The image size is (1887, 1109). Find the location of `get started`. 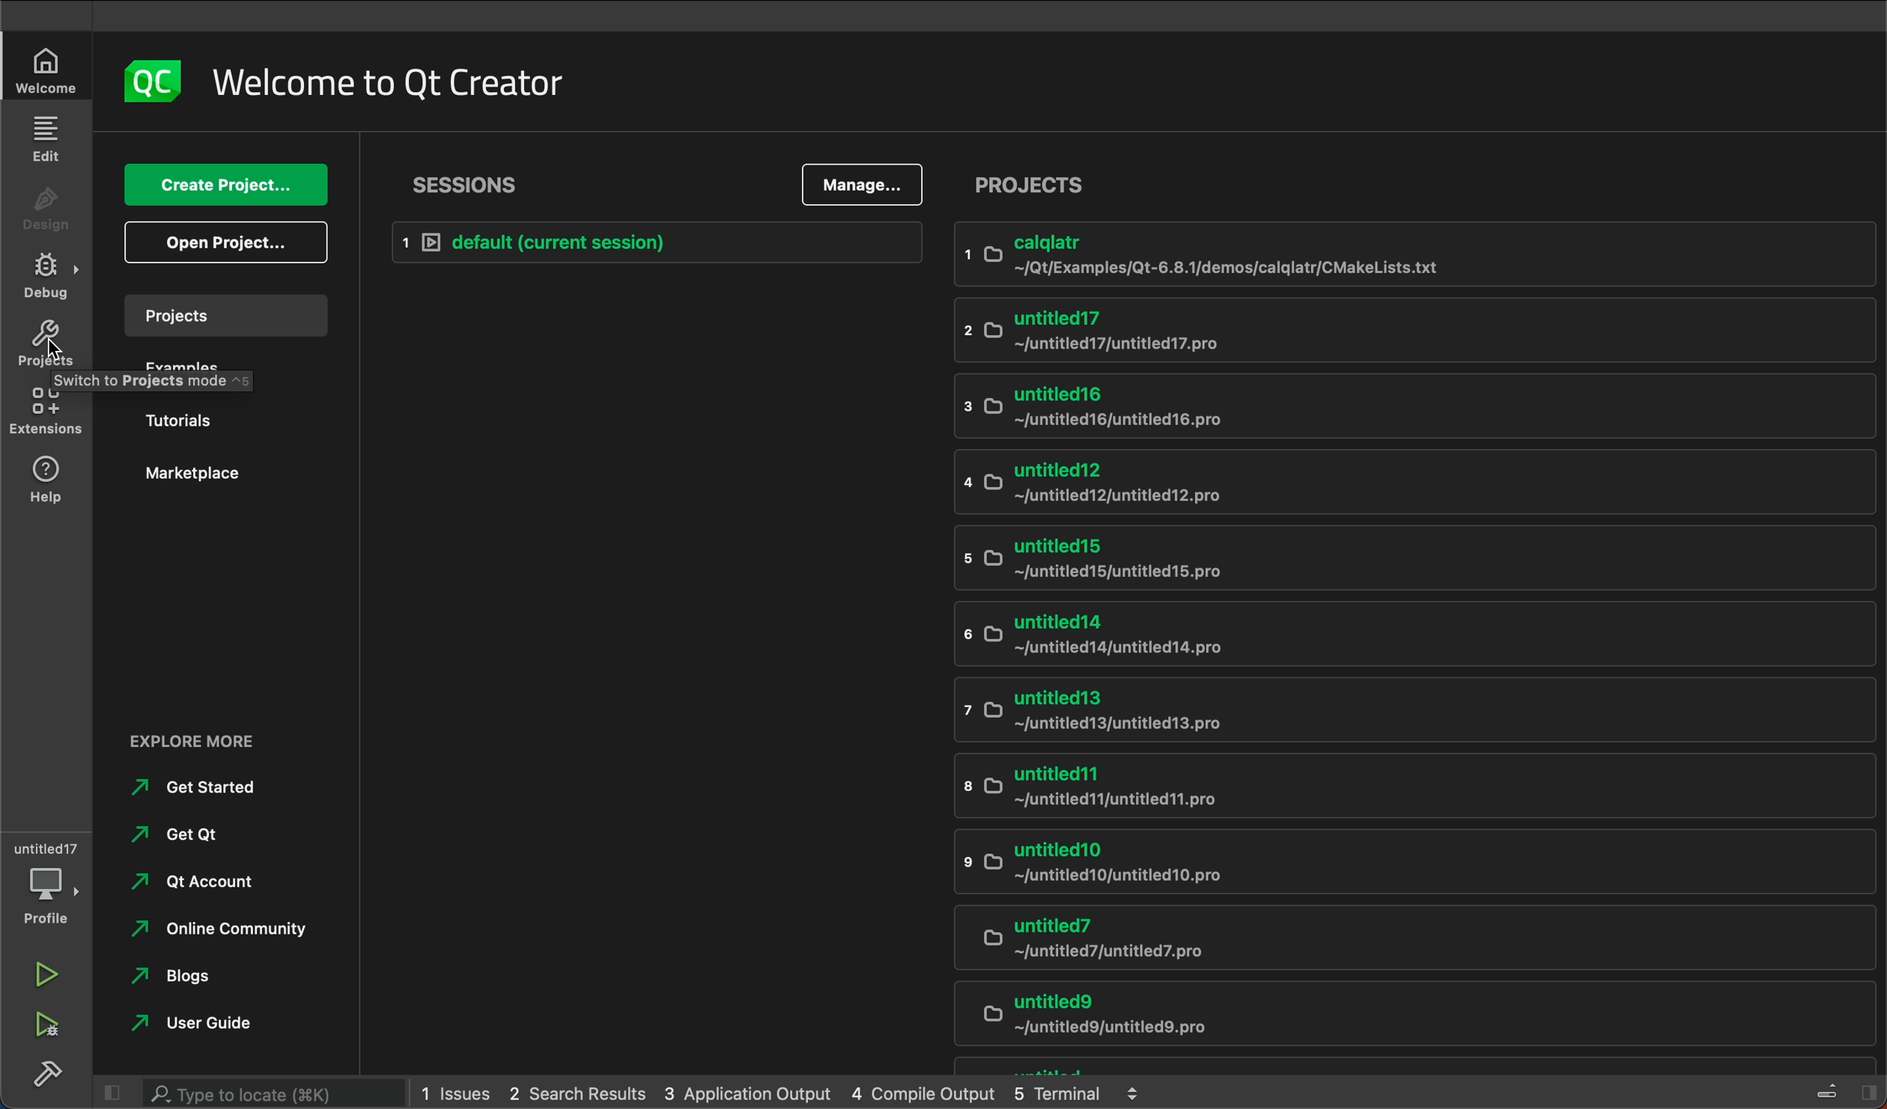

get started is located at coordinates (219, 790).